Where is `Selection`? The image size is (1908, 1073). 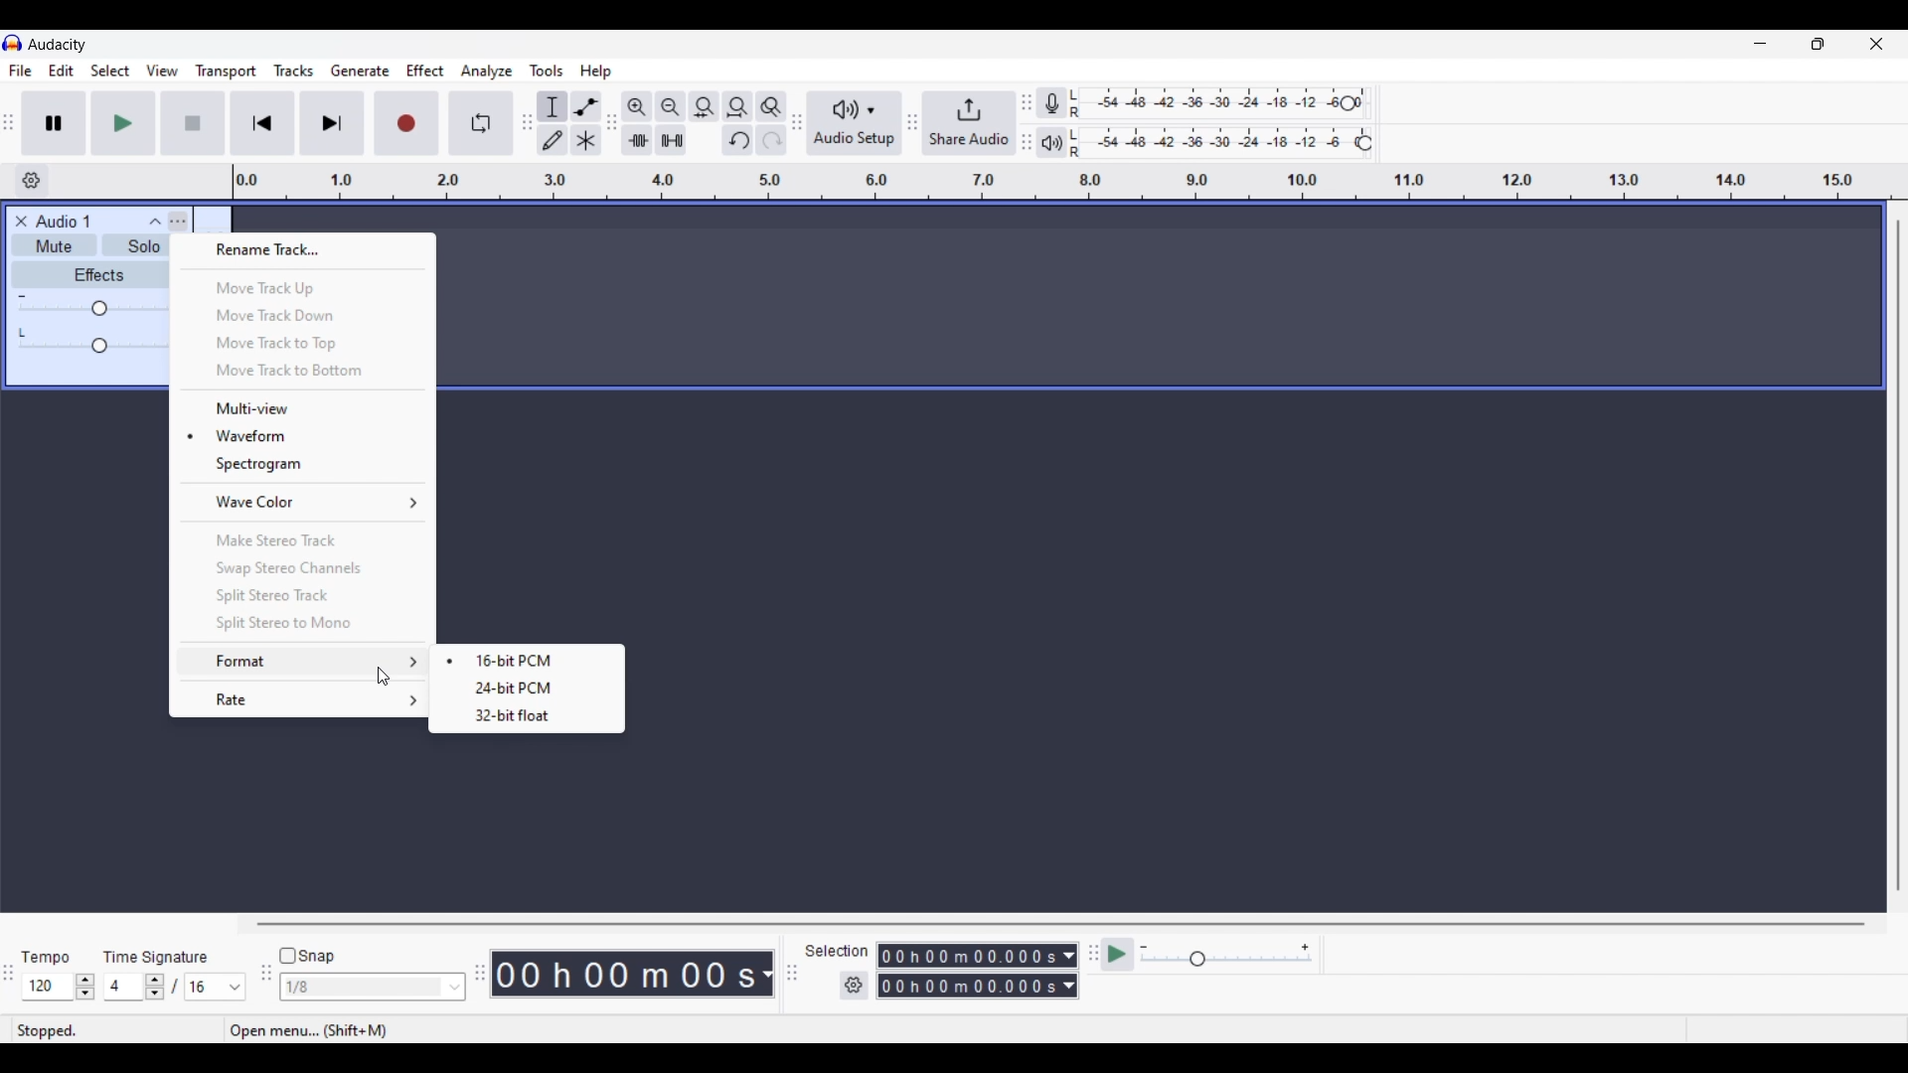 Selection is located at coordinates (835, 951).